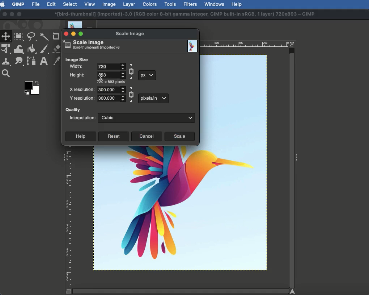 Image resolution: width=369 pixels, height=295 pixels. I want to click on Scroll, so click(292, 166).